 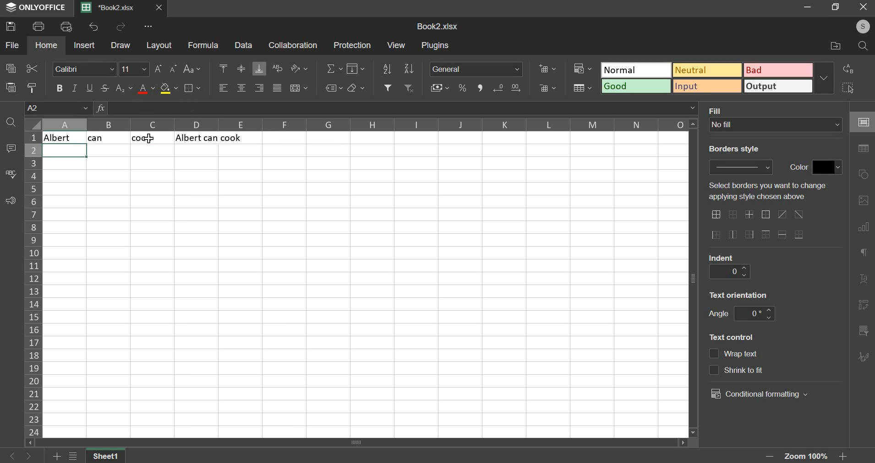 I want to click on protection, so click(x=354, y=45).